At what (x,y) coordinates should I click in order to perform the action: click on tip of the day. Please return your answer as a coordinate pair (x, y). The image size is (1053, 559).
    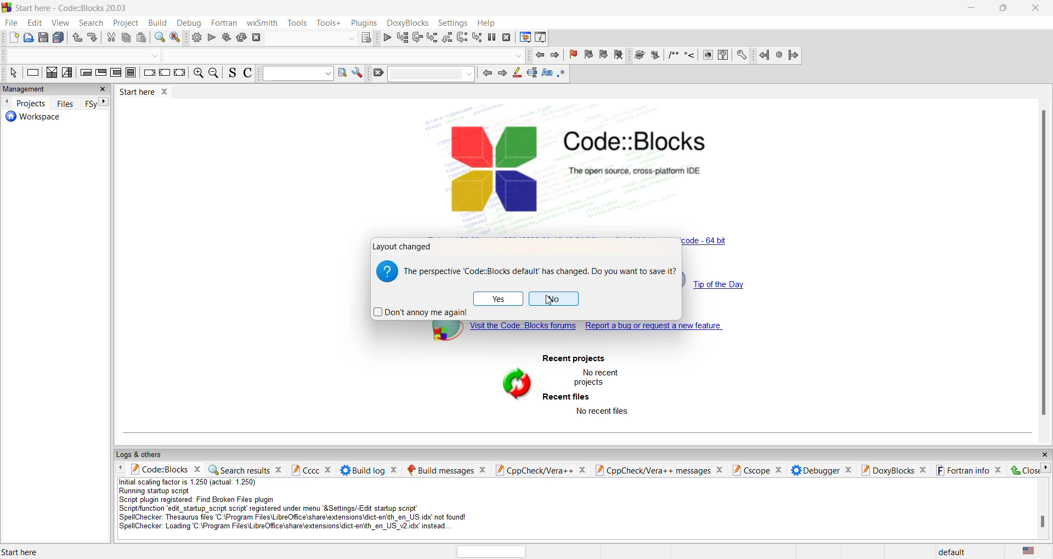
    Looking at the image, I should click on (721, 283).